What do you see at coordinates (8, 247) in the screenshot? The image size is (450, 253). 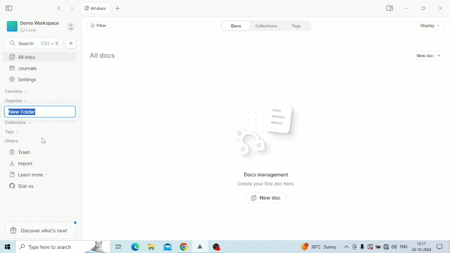 I see `Windows` at bounding box center [8, 247].